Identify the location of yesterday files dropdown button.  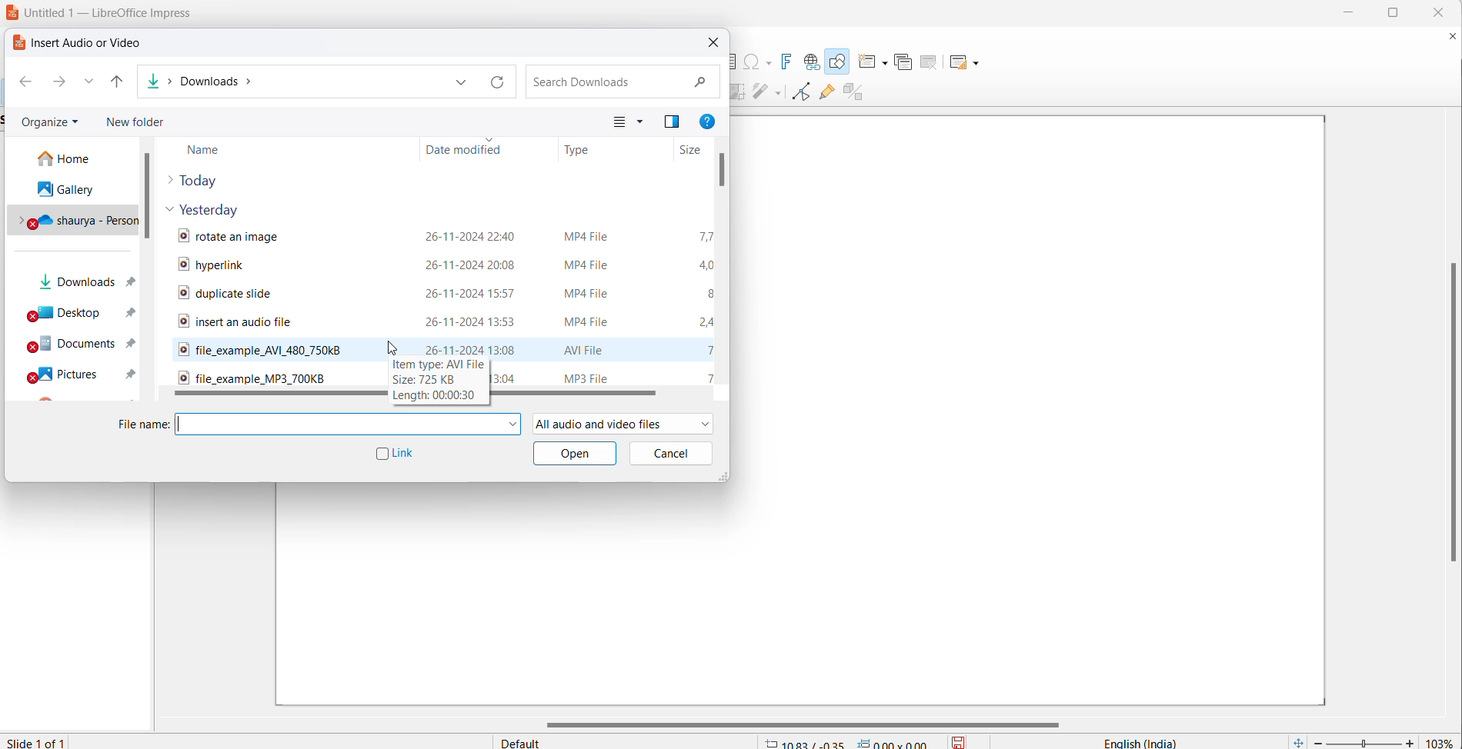
(211, 210).